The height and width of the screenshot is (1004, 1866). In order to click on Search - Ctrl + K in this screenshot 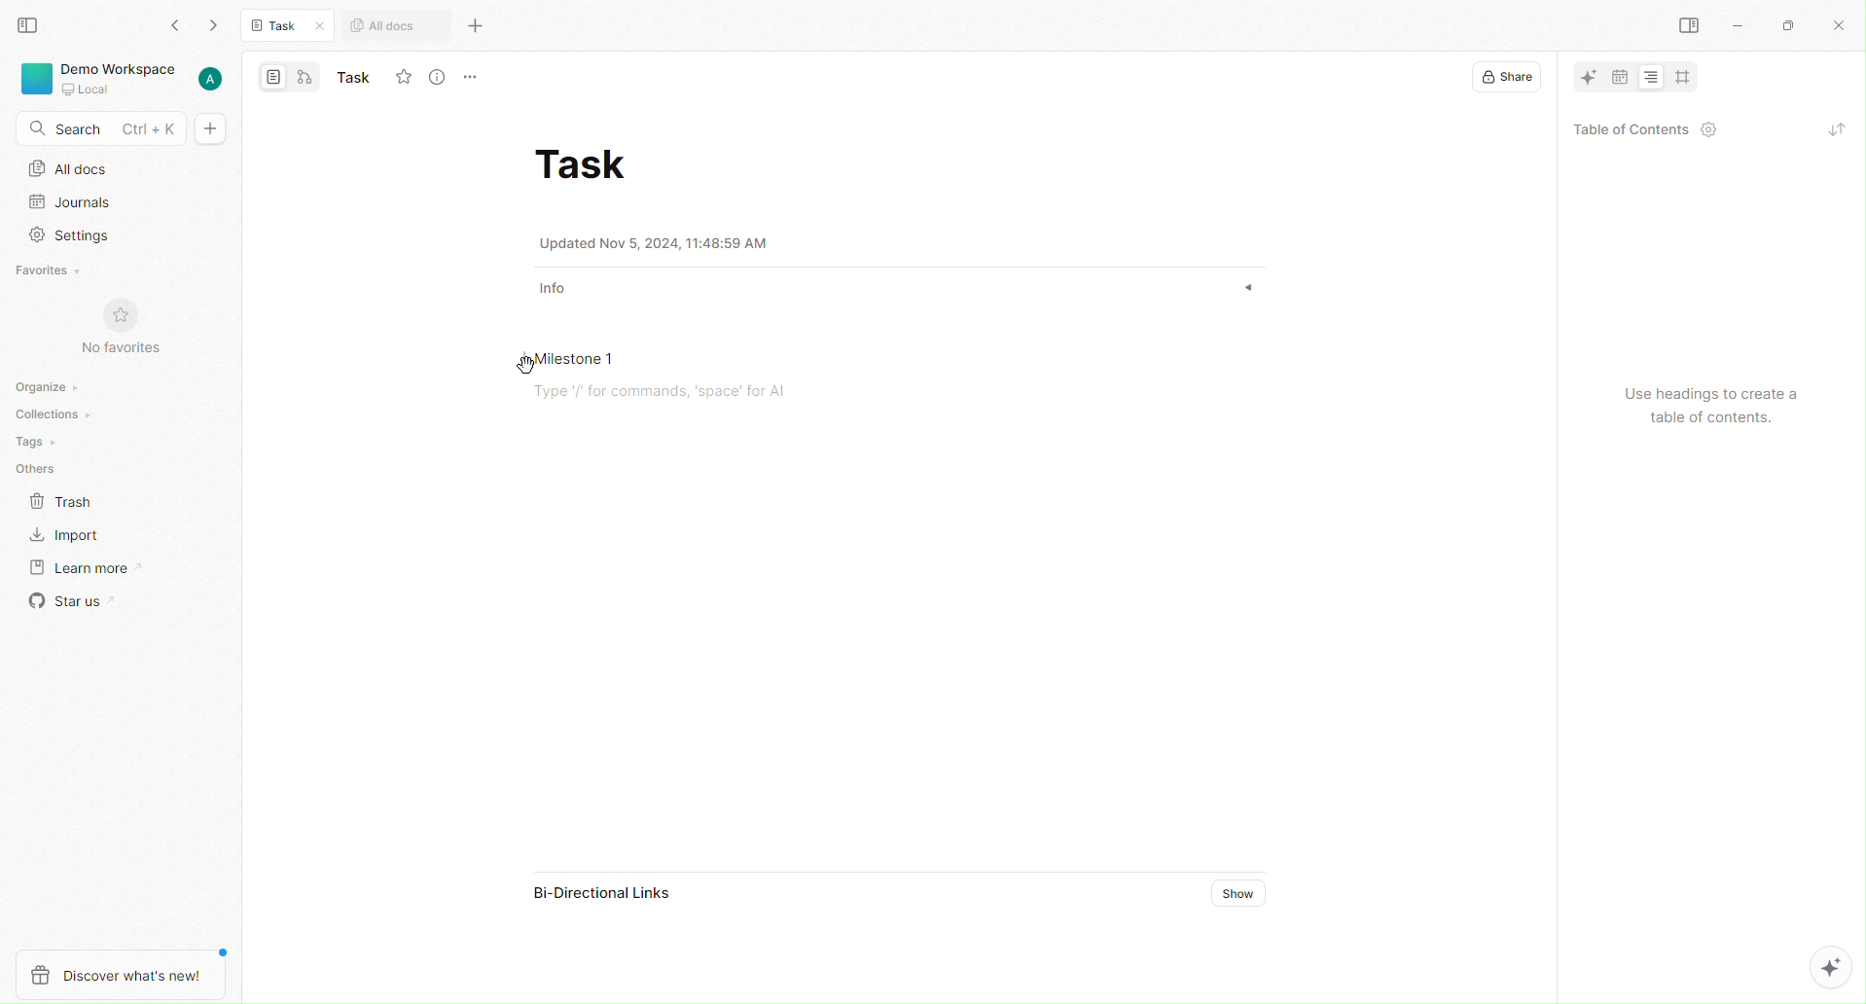, I will do `click(98, 127)`.